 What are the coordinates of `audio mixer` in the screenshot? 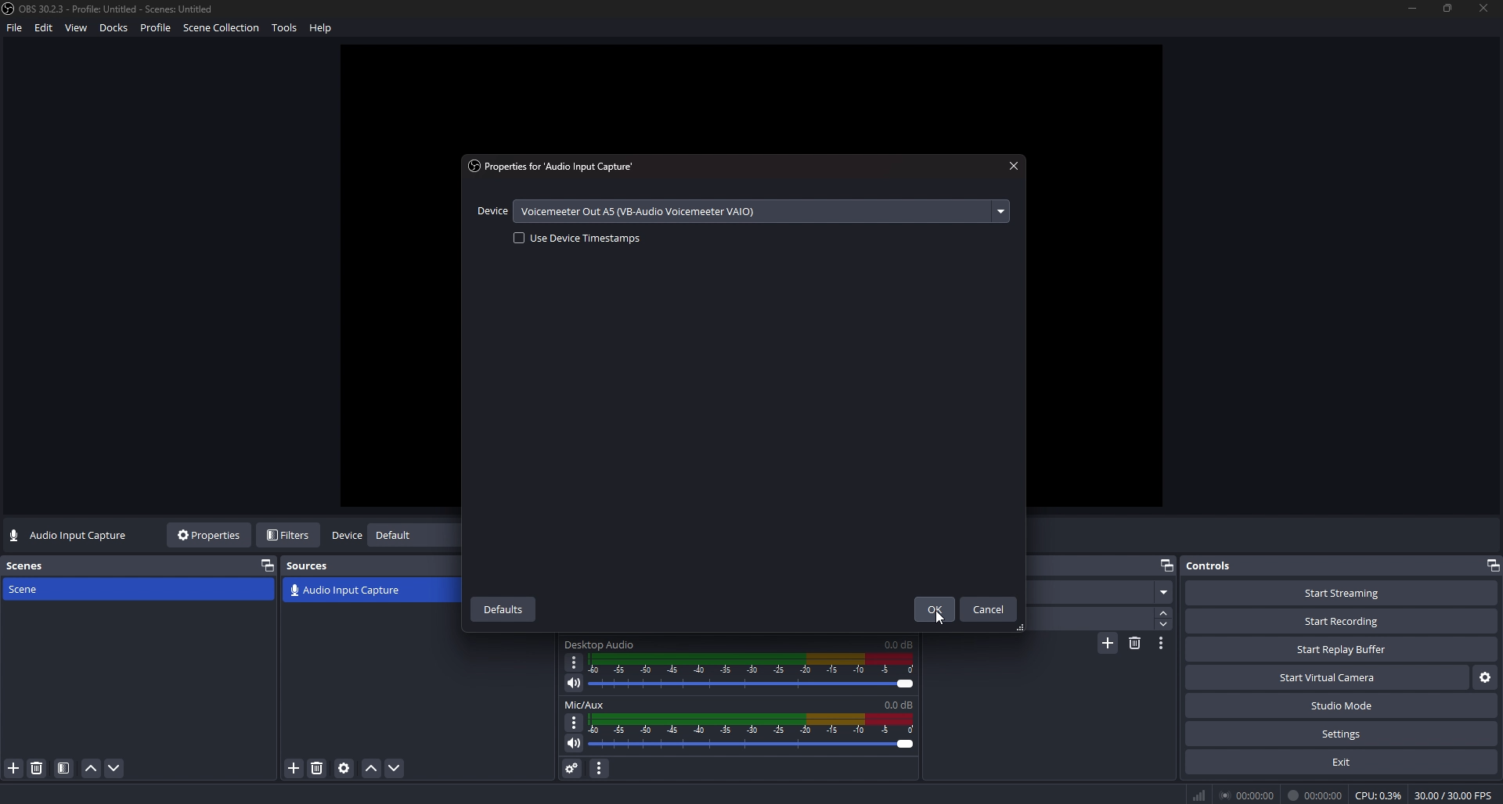 It's located at (755, 732).